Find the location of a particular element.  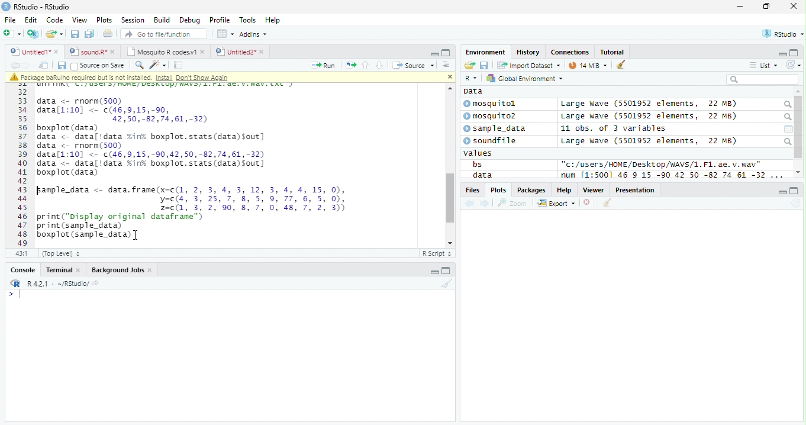

Go forward is located at coordinates (26, 65).